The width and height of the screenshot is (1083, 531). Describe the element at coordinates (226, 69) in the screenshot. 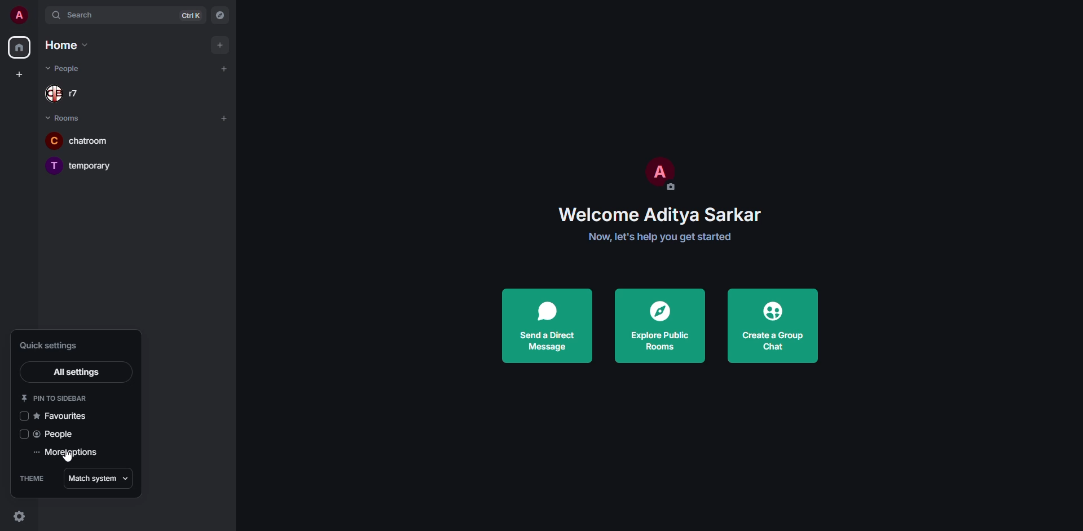

I see `add` at that location.